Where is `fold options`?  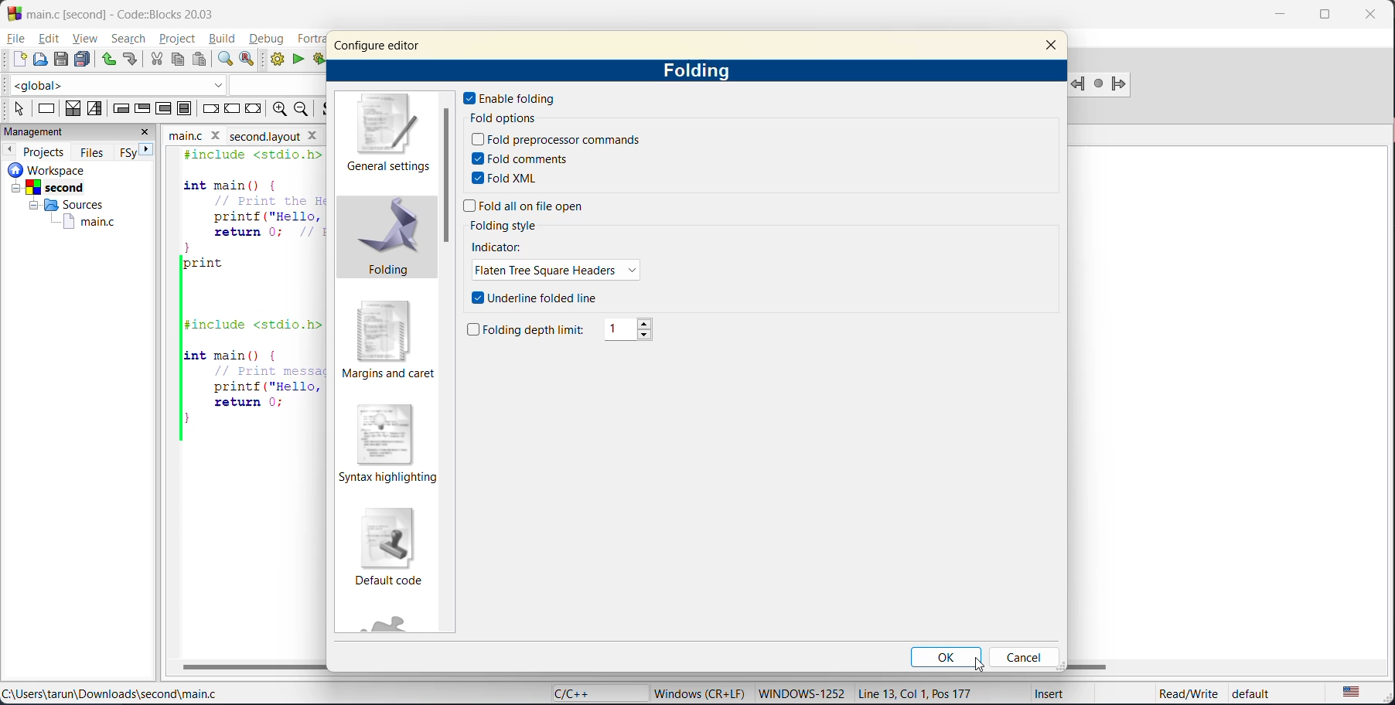
fold options is located at coordinates (515, 119).